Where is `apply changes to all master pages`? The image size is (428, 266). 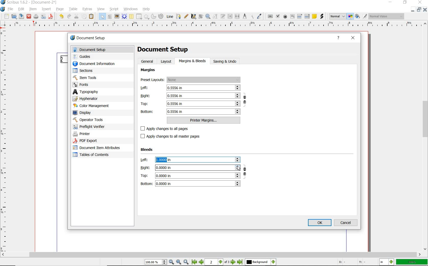
apply changes to all master pages is located at coordinates (173, 136).